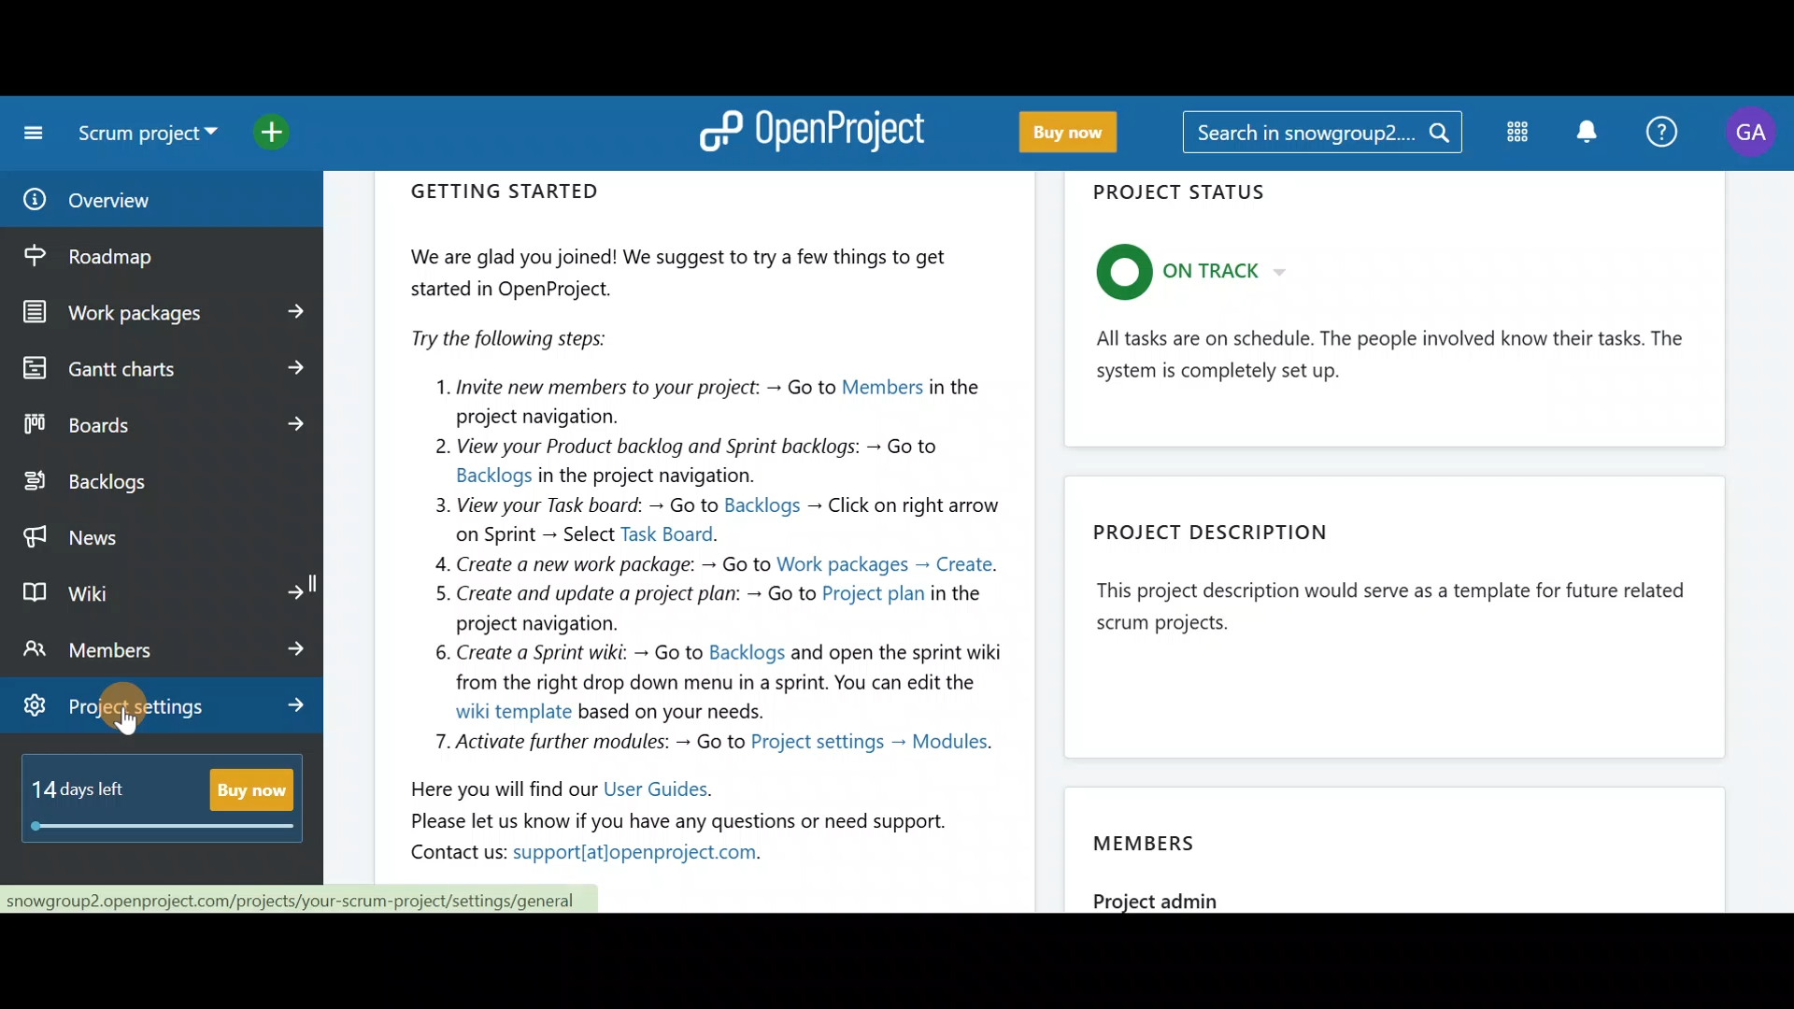 The width and height of the screenshot is (1794, 1009). Describe the element at coordinates (1395, 612) in the screenshot. I see `Project description` at that location.